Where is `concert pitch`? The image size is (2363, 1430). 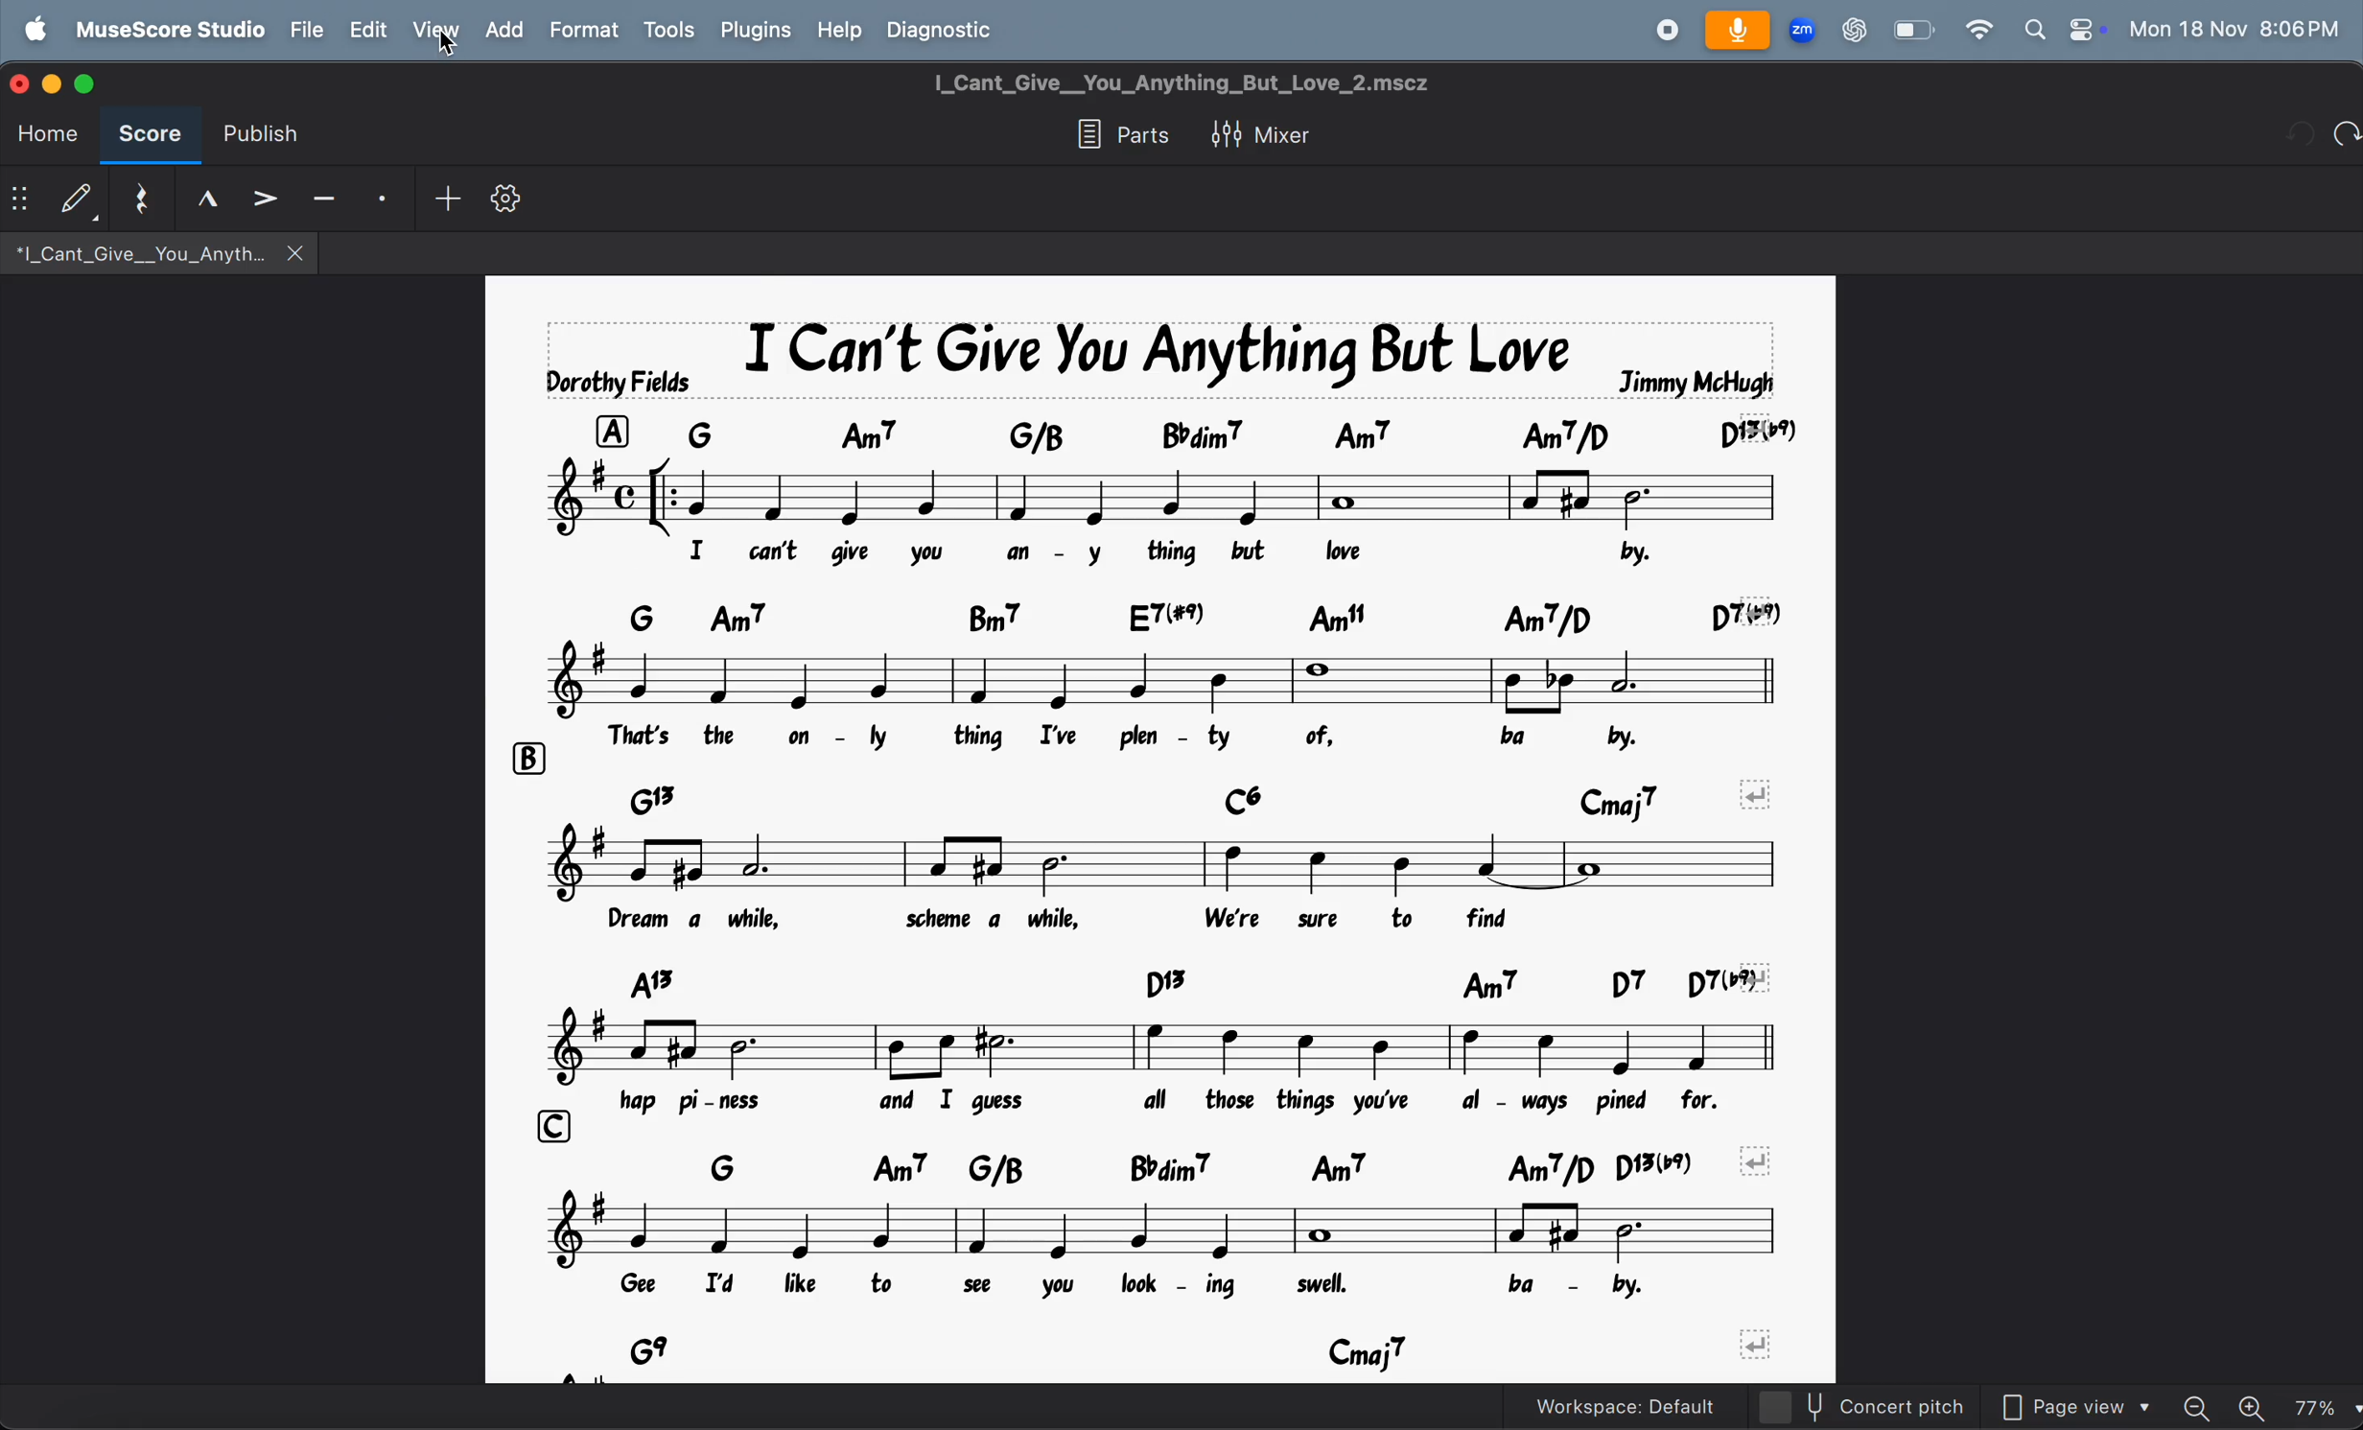 concert pitch is located at coordinates (1885, 1409).